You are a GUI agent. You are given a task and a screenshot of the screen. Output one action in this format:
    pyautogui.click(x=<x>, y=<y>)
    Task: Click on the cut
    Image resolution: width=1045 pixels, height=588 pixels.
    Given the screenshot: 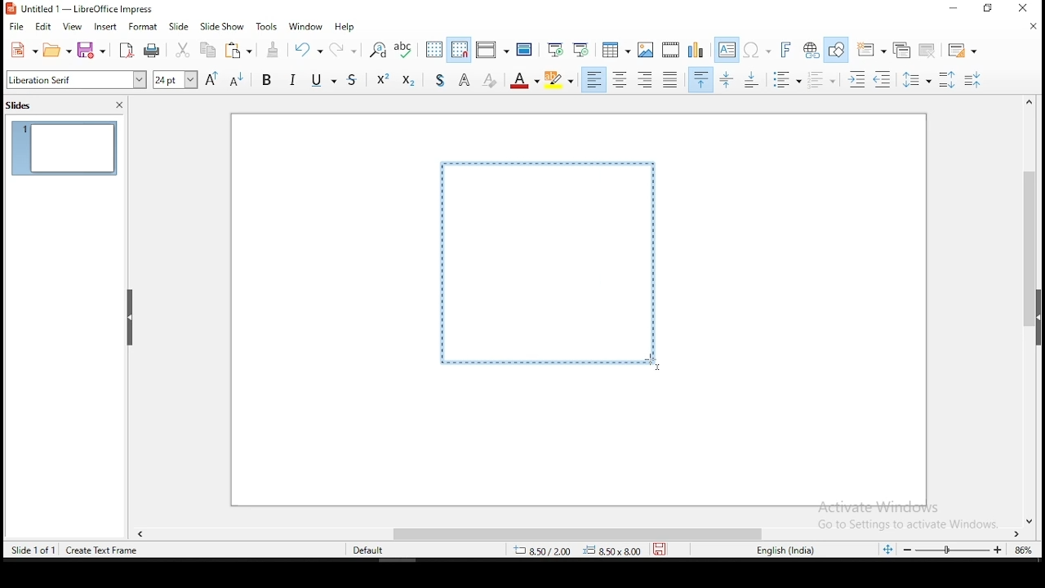 What is the action you would take?
    pyautogui.click(x=183, y=50)
    